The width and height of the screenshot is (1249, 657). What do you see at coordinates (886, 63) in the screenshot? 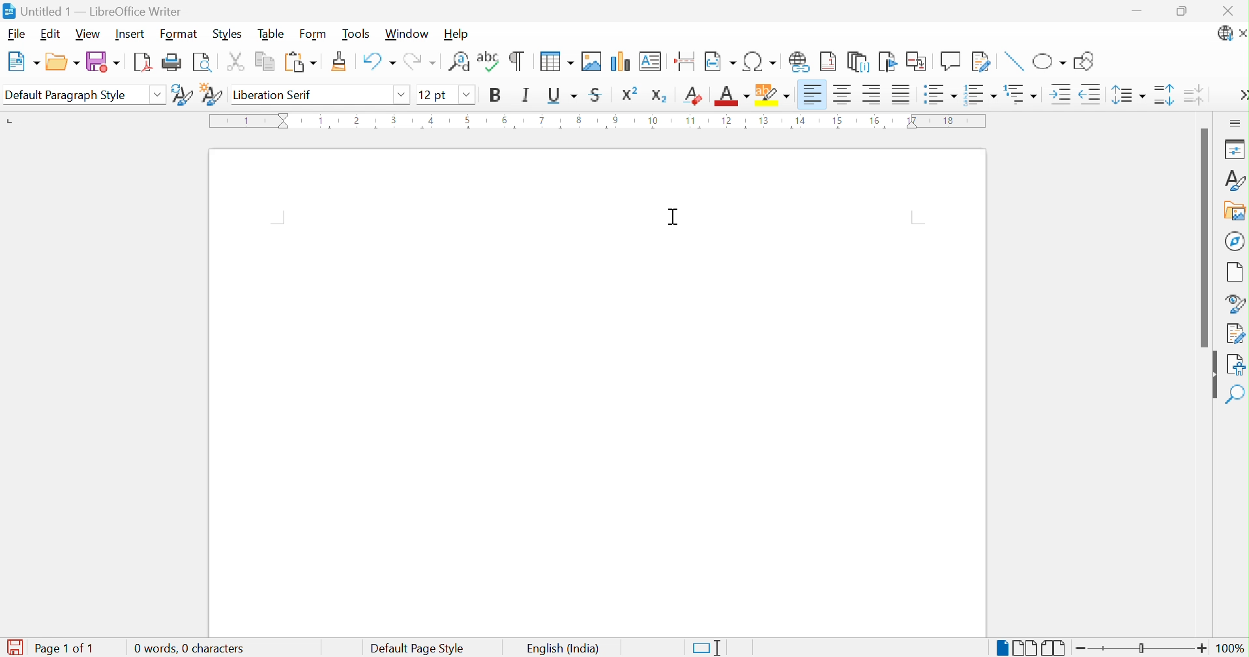
I see `Insert bookmark` at bounding box center [886, 63].